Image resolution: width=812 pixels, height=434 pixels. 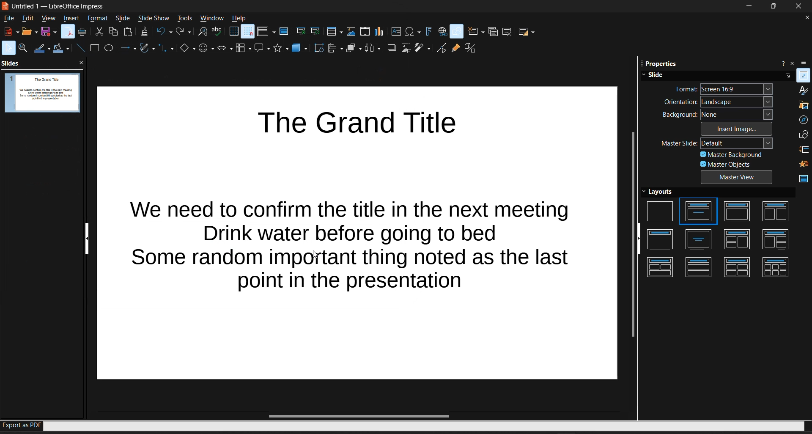 I want to click on square, so click(x=94, y=48).